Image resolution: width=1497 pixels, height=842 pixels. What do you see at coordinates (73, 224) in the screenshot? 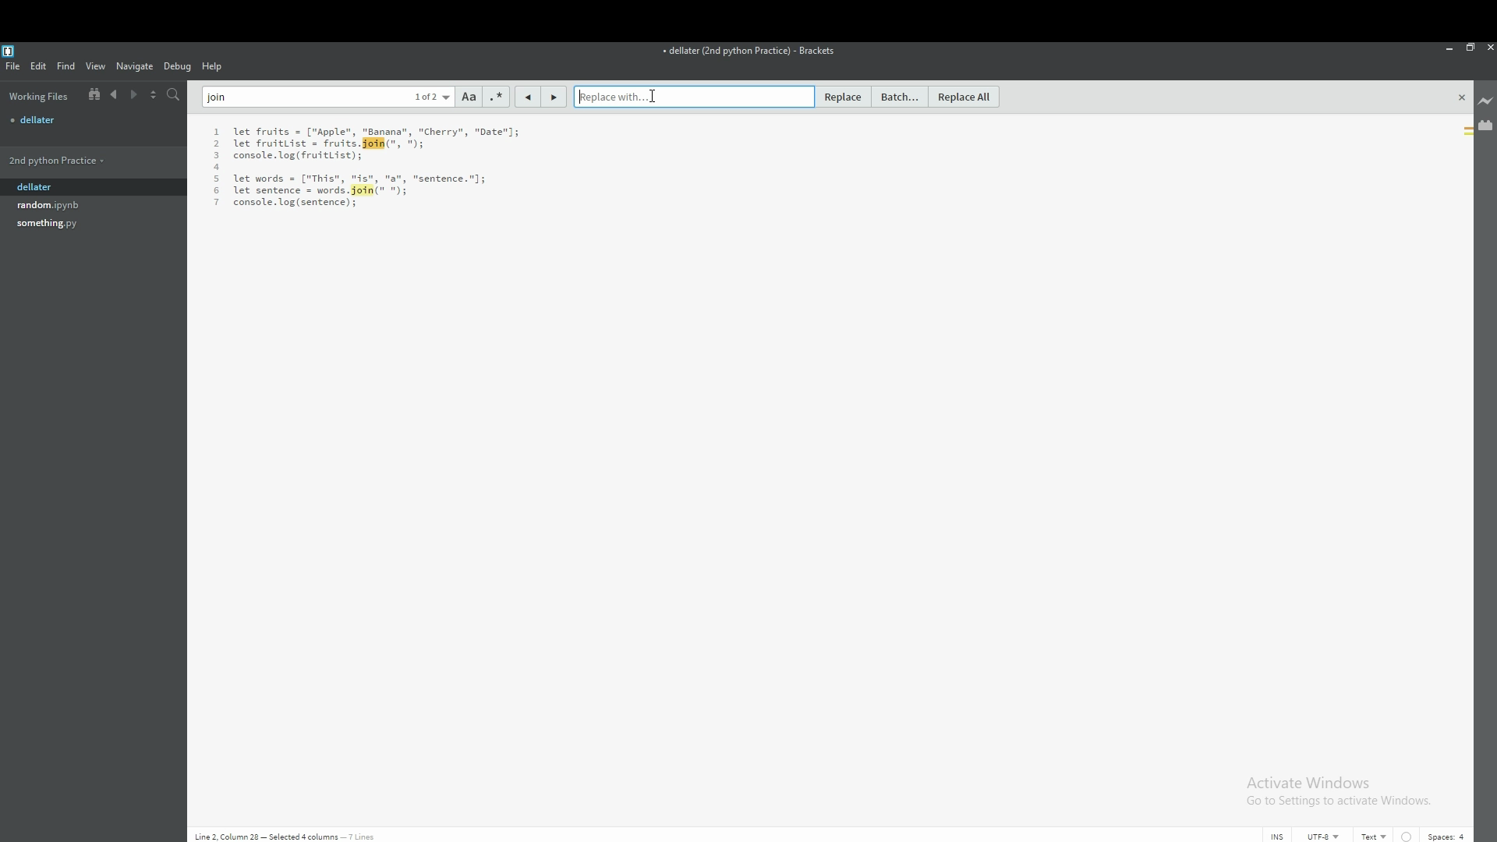
I see `file` at bounding box center [73, 224].